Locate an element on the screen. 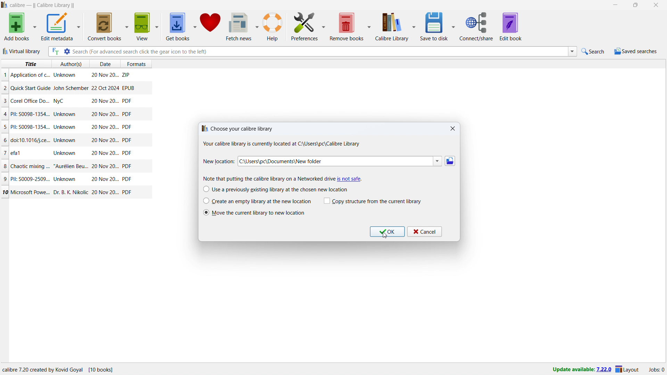 The height and width of the screenshot is (375, 667). enter search string is located at coordinates (320, 51).